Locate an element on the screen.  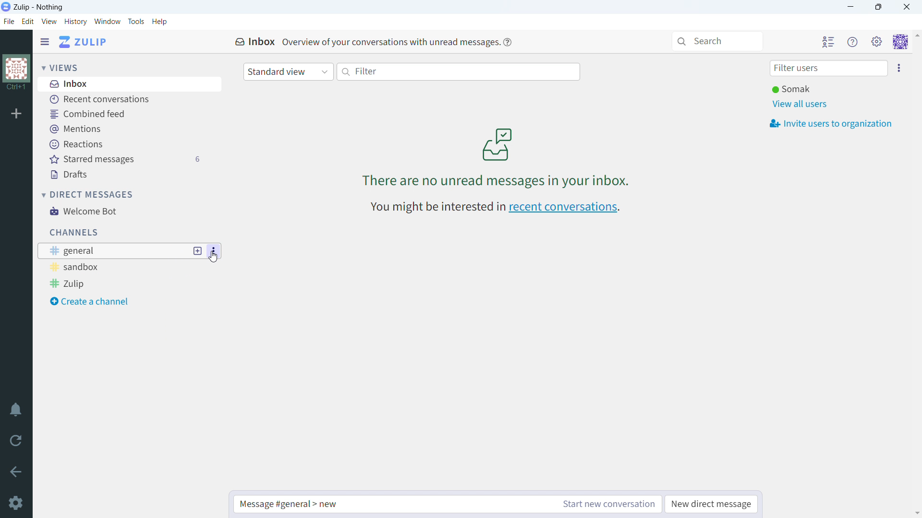
inbox is located at coordinates (255, 43).